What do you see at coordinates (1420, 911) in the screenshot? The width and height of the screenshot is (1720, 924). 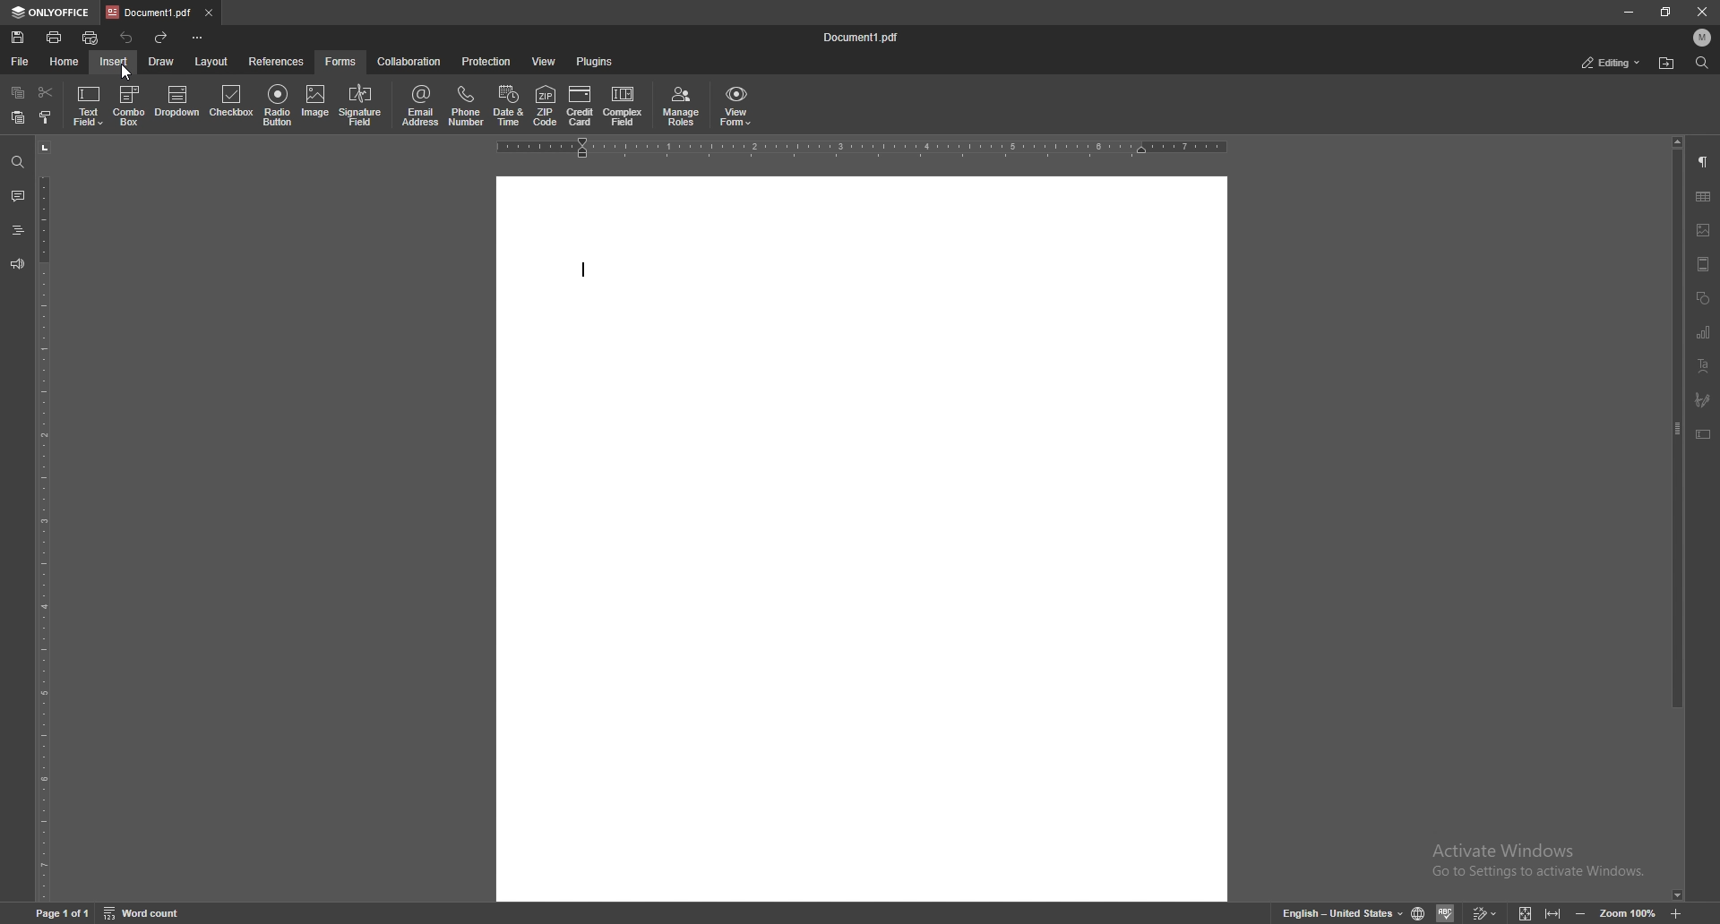 I see `change doc language` at bounding box center [1420, 911].